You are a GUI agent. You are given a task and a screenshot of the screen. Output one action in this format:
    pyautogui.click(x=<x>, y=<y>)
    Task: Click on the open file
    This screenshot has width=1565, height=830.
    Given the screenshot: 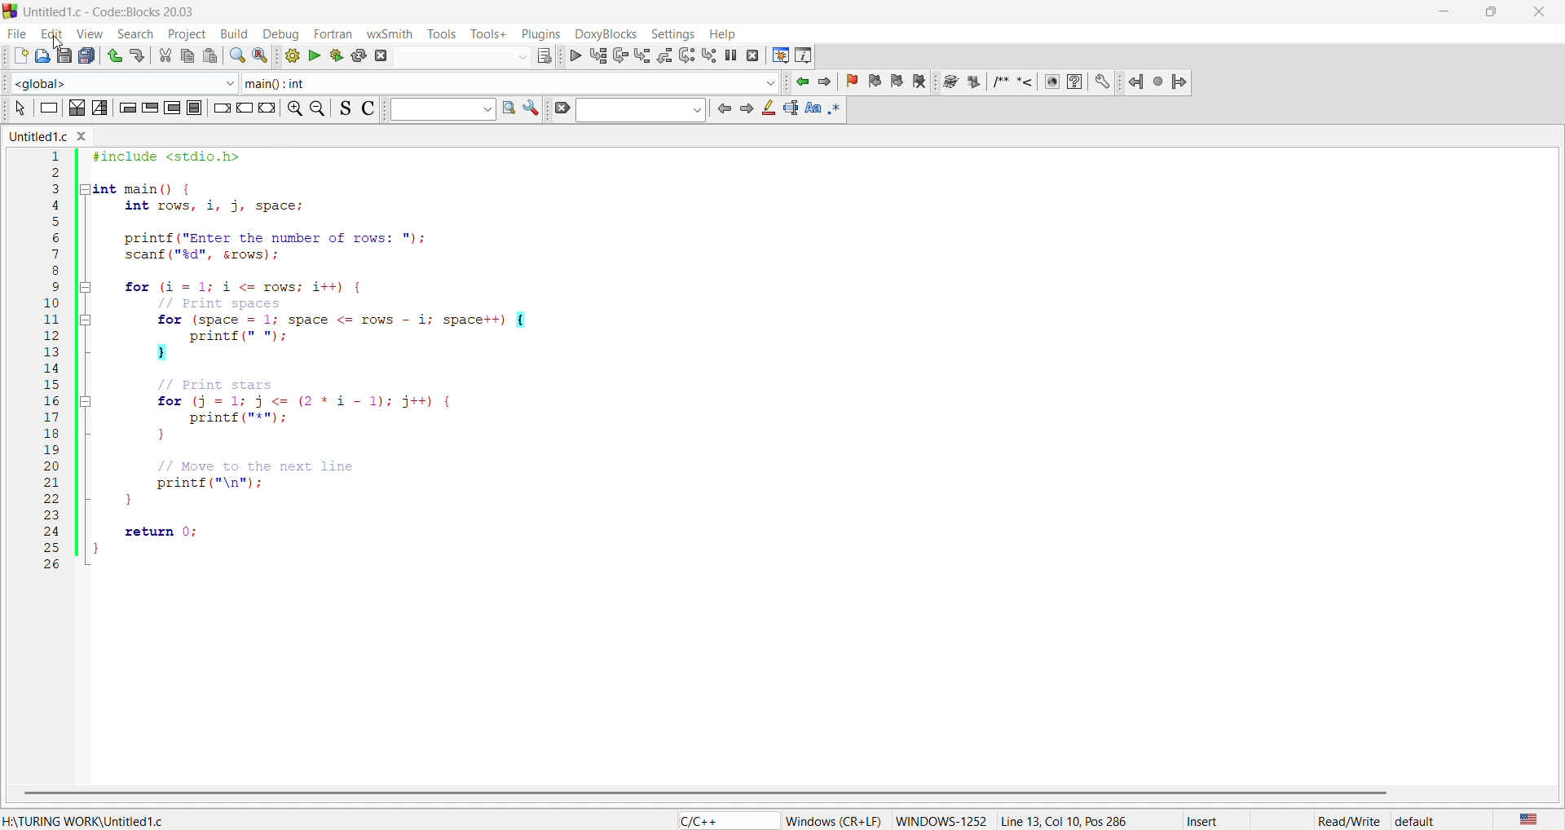 What is the action you would take?
    pyautogui.click(x=42, y=54)
    